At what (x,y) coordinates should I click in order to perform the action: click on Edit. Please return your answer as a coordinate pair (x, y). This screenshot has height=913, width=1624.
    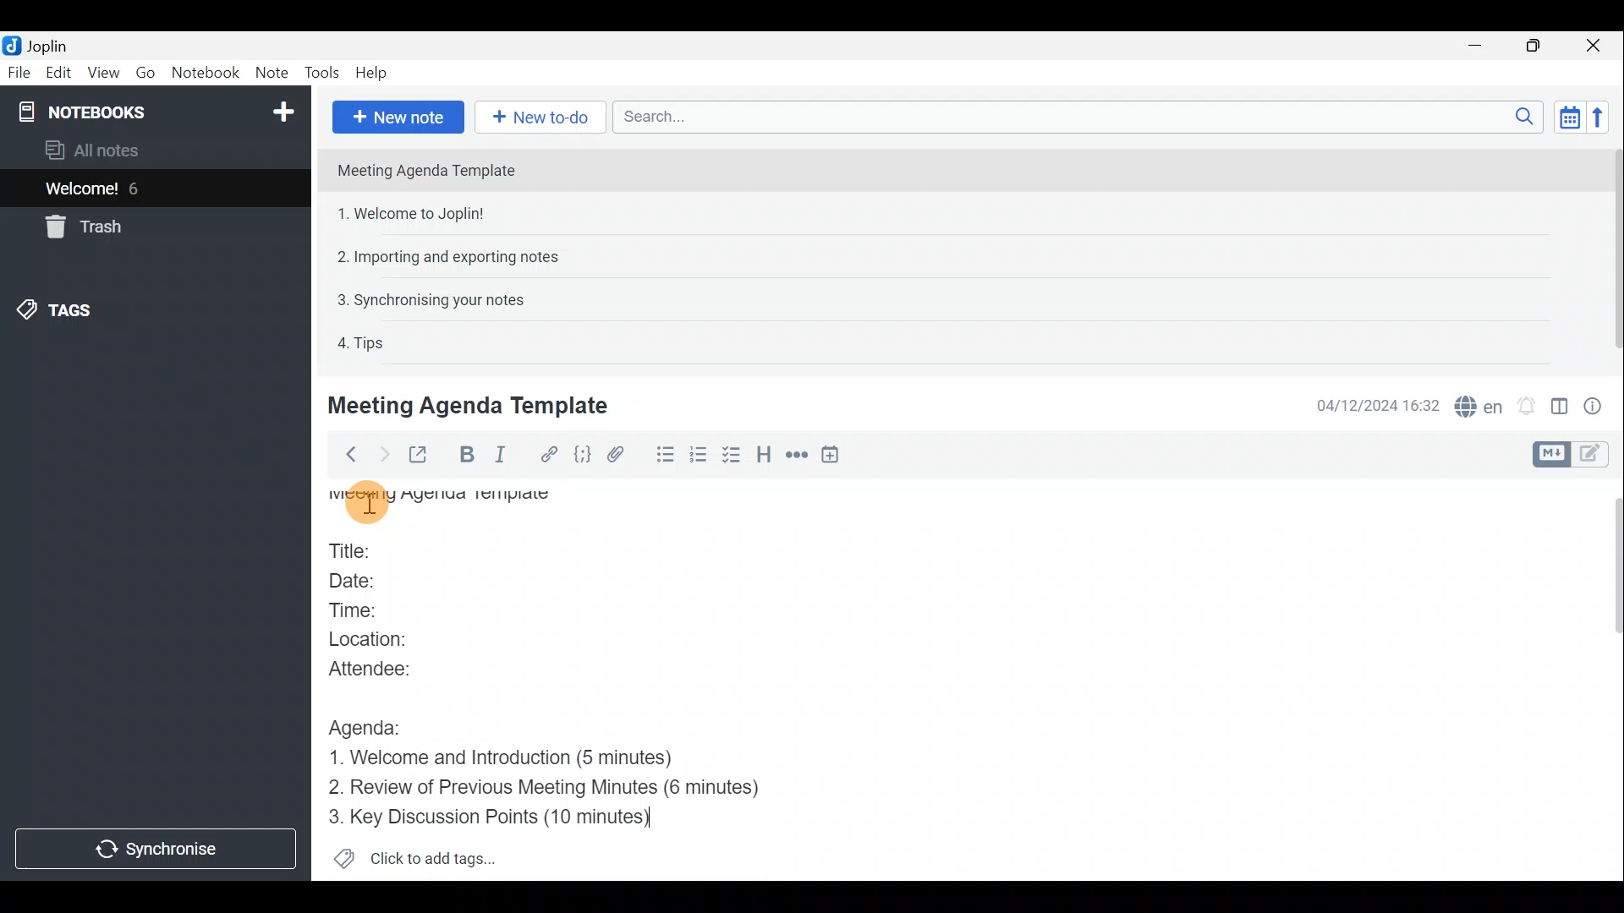
    Looking at the image, I should click on (59, 74).